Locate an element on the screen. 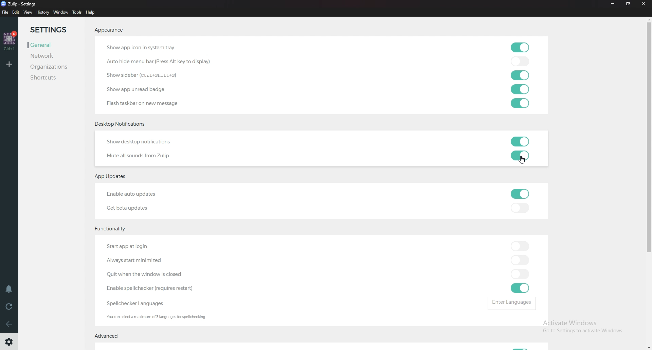  back is located at coordinates (10, 325).